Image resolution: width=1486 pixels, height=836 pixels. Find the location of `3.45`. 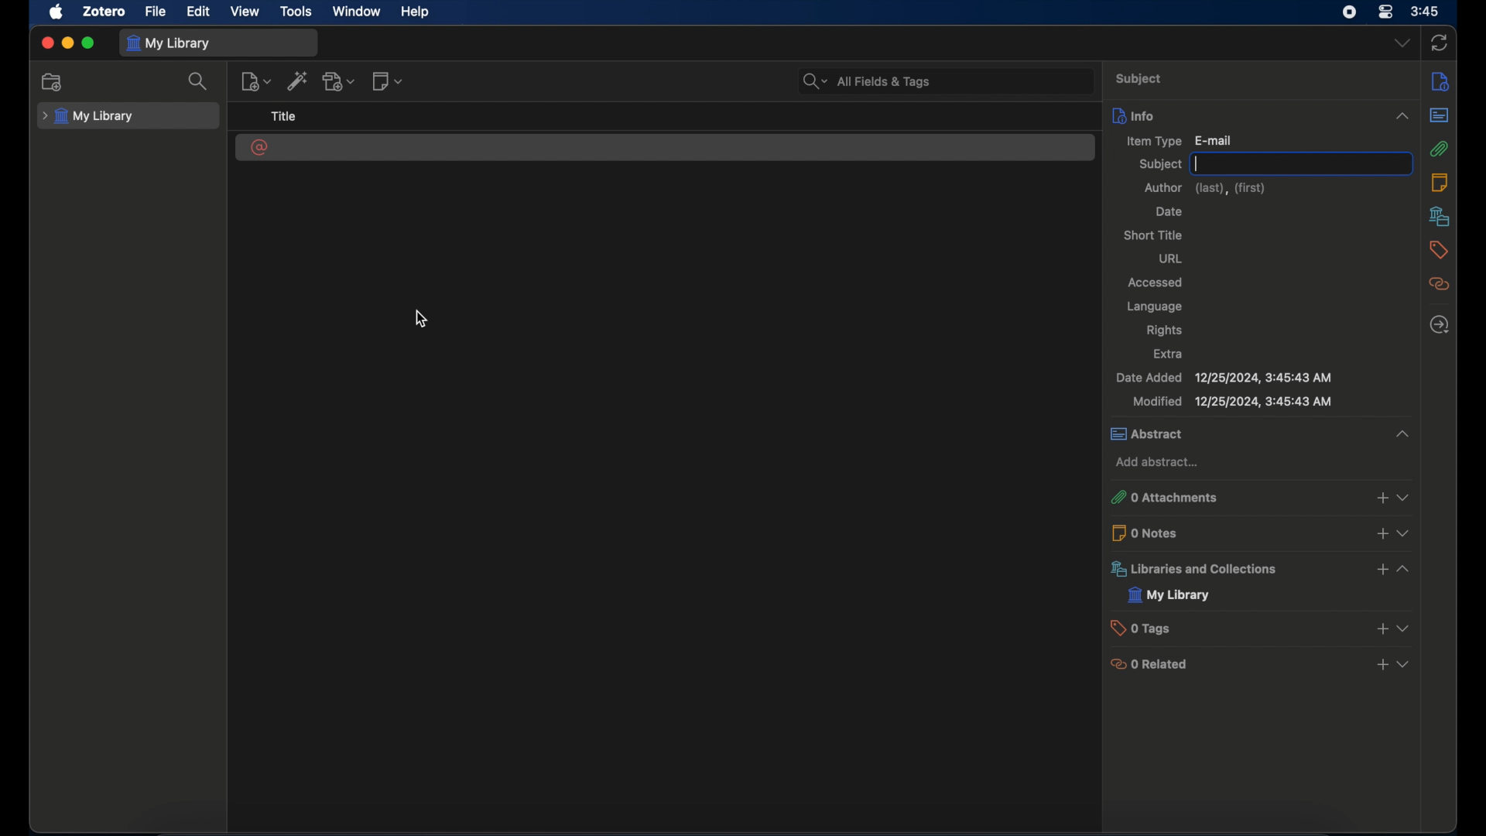

3.45 is located at coordinates (1425, 12).